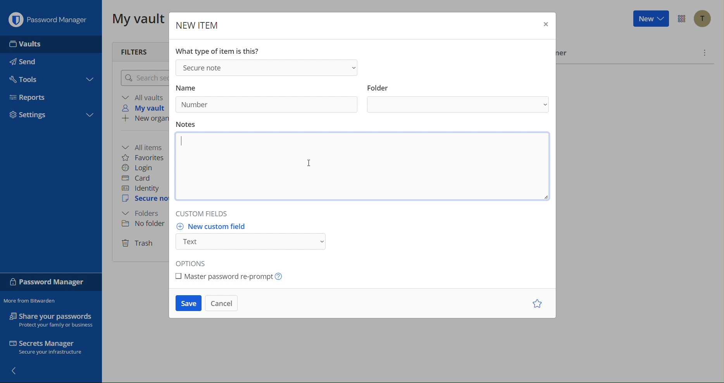  I want to click on Cursor, so click(313, 157).